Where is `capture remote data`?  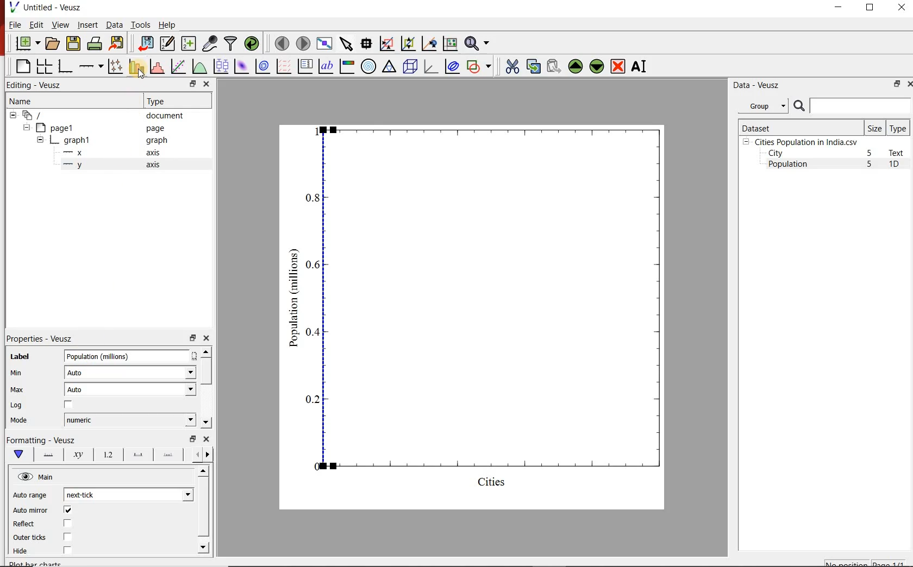
capture remote data is located at coordinates (209, 43).